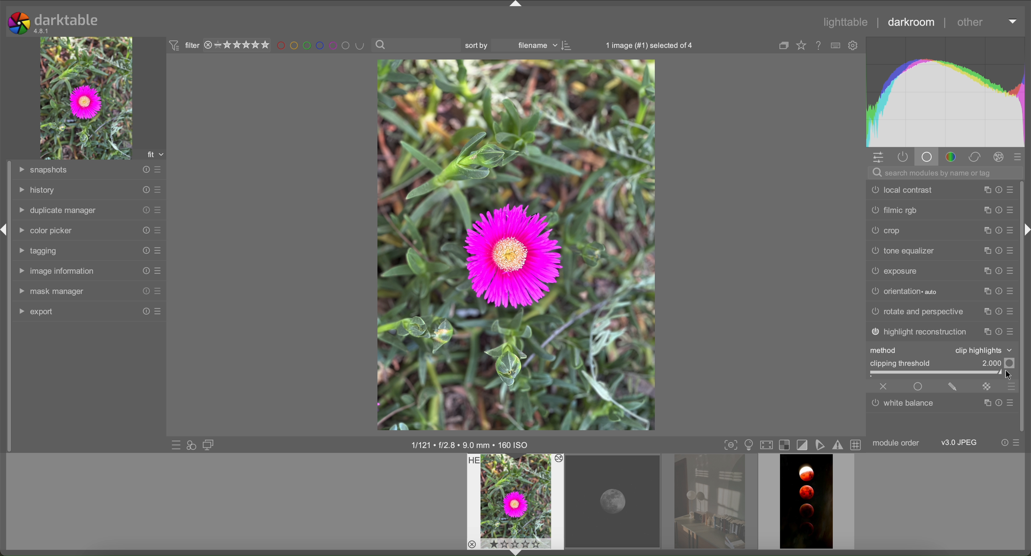 The width and height of the screenshot is (1031, 556). I want to click on crop, so click(887, 230).